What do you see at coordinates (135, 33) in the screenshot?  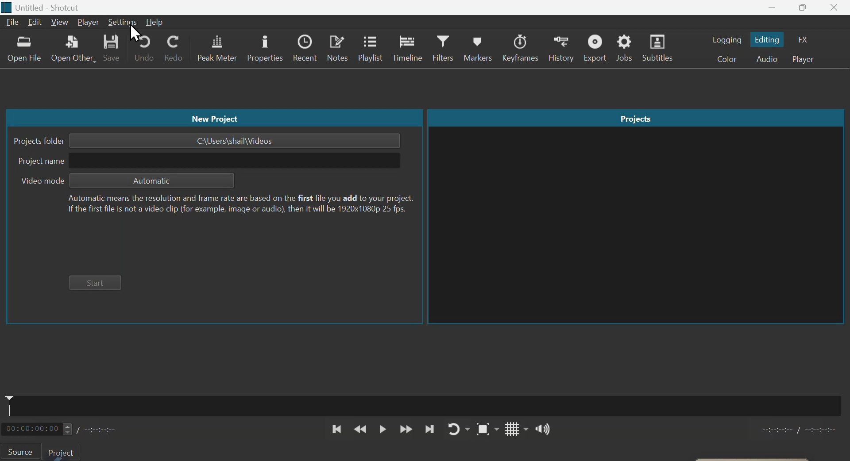 I see `Cursor` at bounding box center [135, 33].